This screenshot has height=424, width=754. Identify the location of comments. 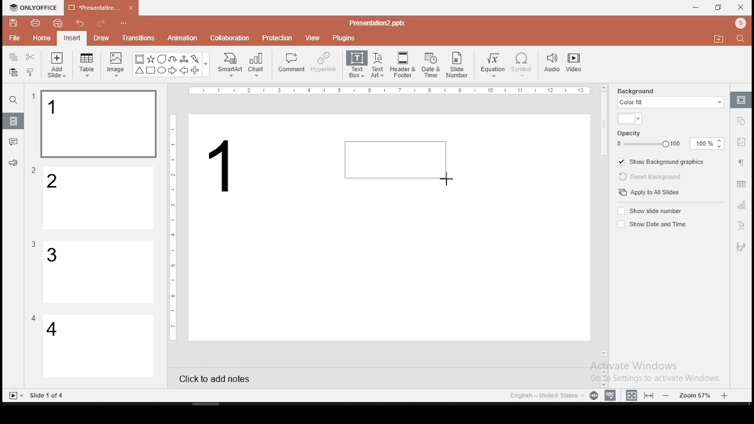
(14, 142).